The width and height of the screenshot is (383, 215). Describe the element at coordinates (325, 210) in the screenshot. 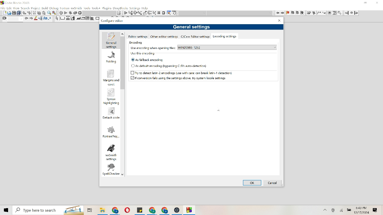

I see `More` at that location.